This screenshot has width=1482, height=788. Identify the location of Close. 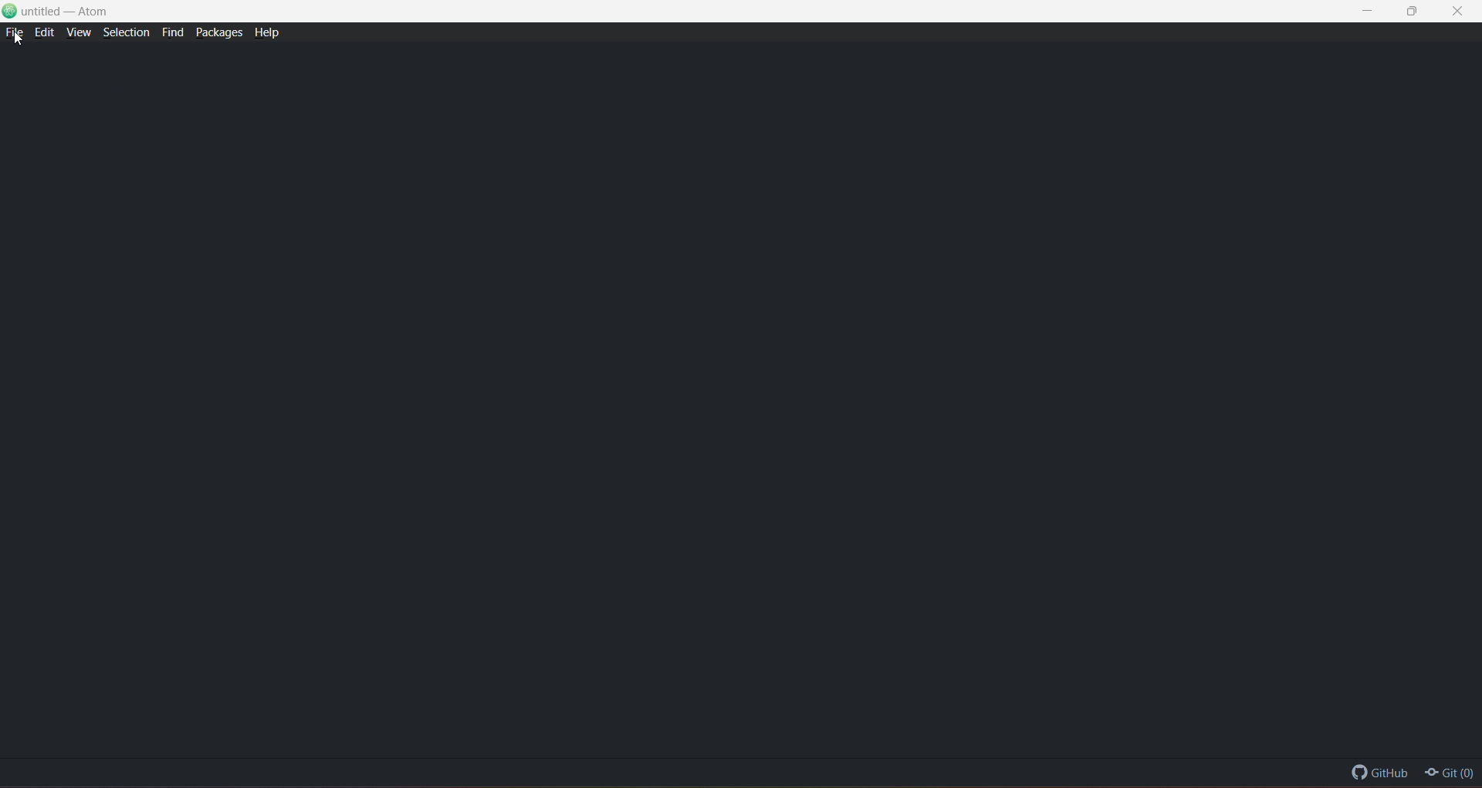
(1458, 13).